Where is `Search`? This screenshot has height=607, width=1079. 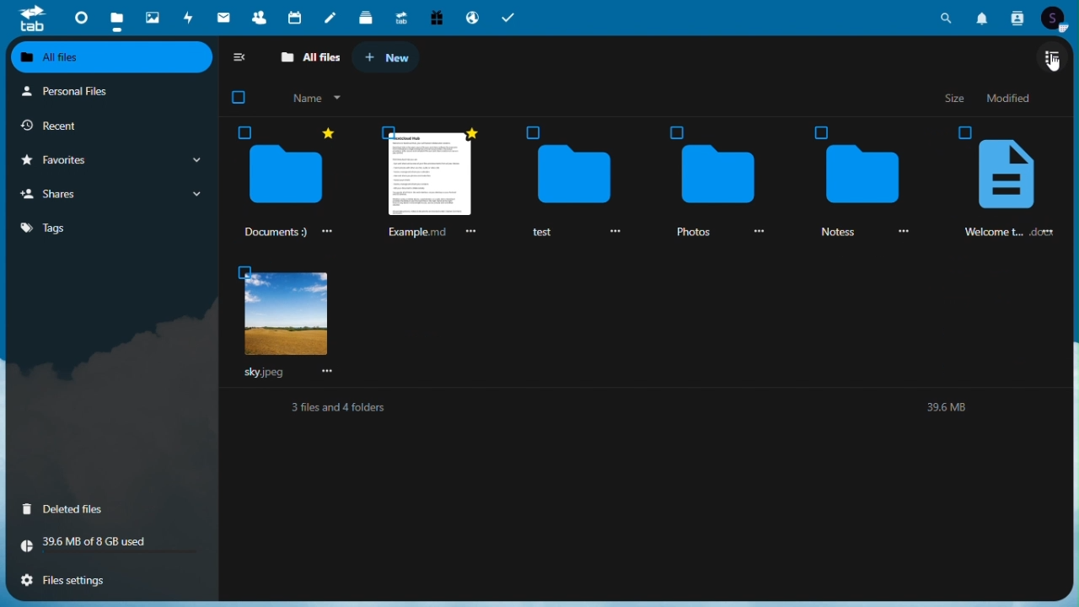
Search is located at coordinates (950, 16).